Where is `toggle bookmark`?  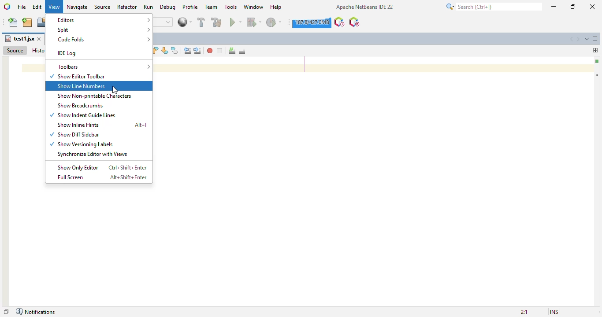 toggle bookmark is located at coordinates (175, 50).